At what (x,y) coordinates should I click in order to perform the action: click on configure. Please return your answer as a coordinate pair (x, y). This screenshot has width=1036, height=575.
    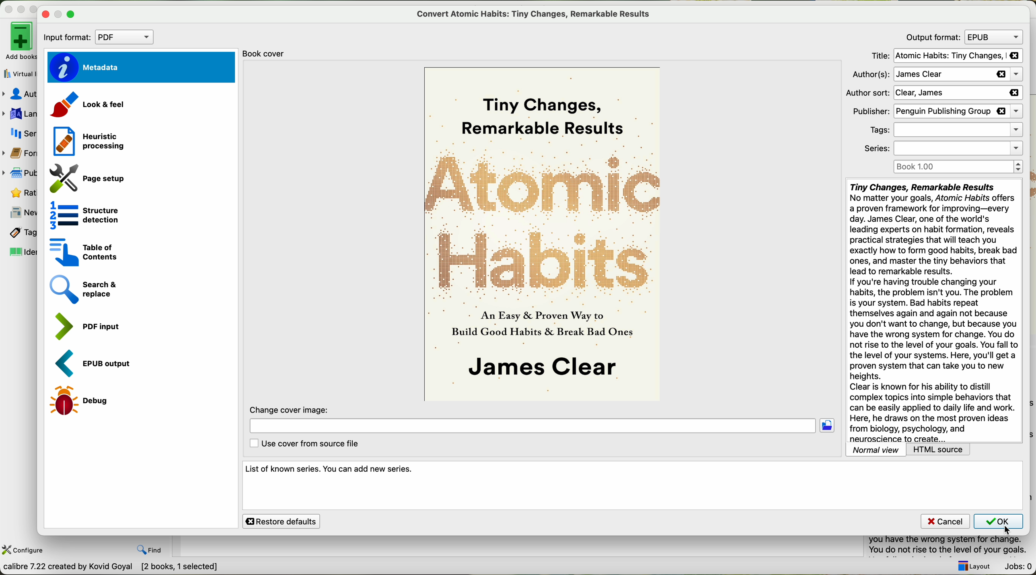
    Looking at the image, I should click on (24, 550).